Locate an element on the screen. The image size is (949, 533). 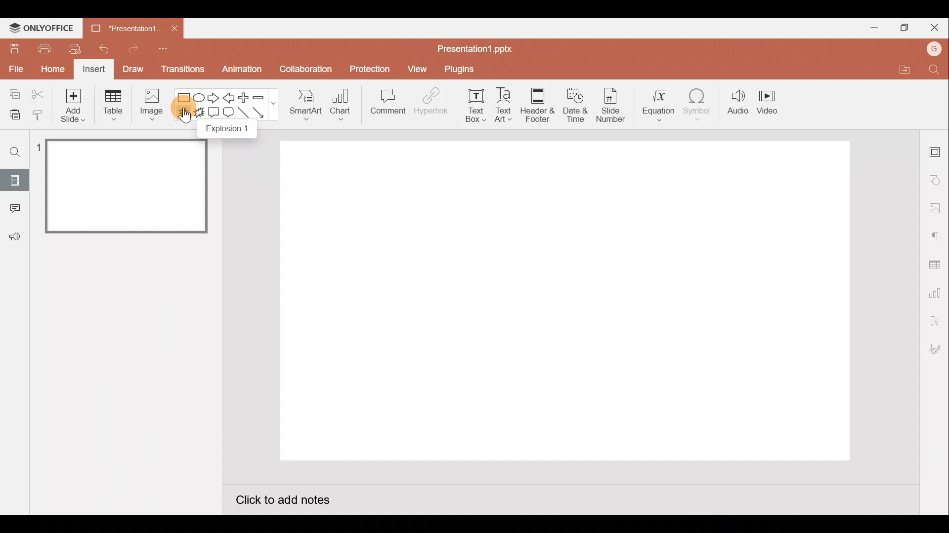
Animation is located at coordinates (240, 71).